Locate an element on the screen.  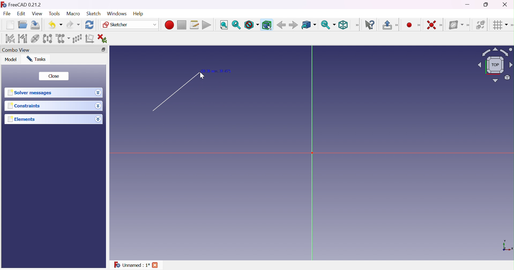
[Sketcher edit tools] is located at coordinates (511, 26).